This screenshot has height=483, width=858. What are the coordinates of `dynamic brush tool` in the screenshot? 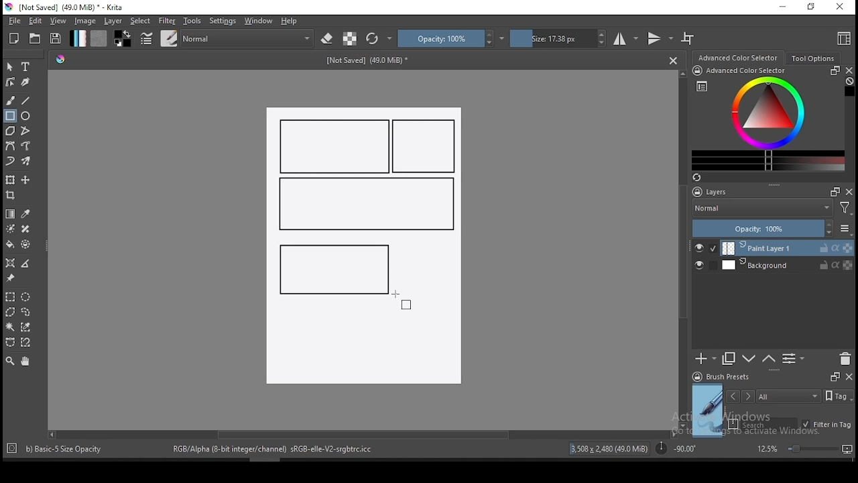 It's located at (10, 162).